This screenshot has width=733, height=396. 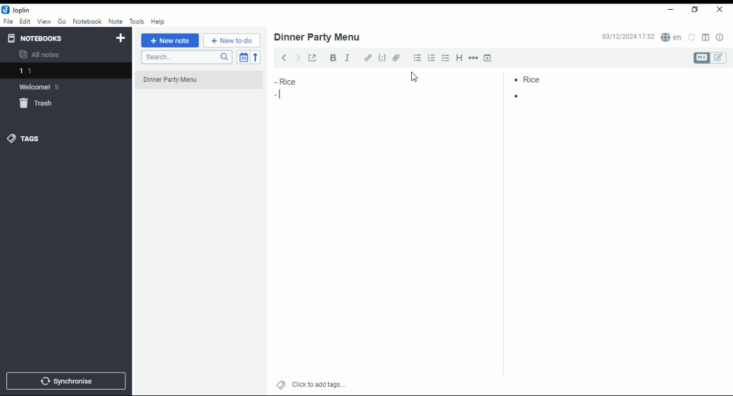 I want to click on rice, so click(x=542, y=78).